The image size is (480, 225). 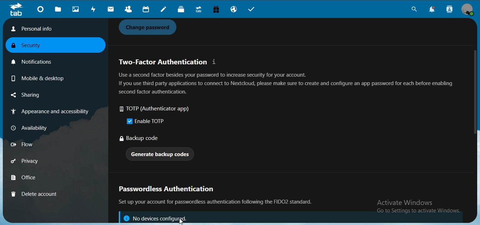 What do you see at coordinates (147, 121) in the screenshot?
I see `enable TOTP` at bounding box center [147, 121].